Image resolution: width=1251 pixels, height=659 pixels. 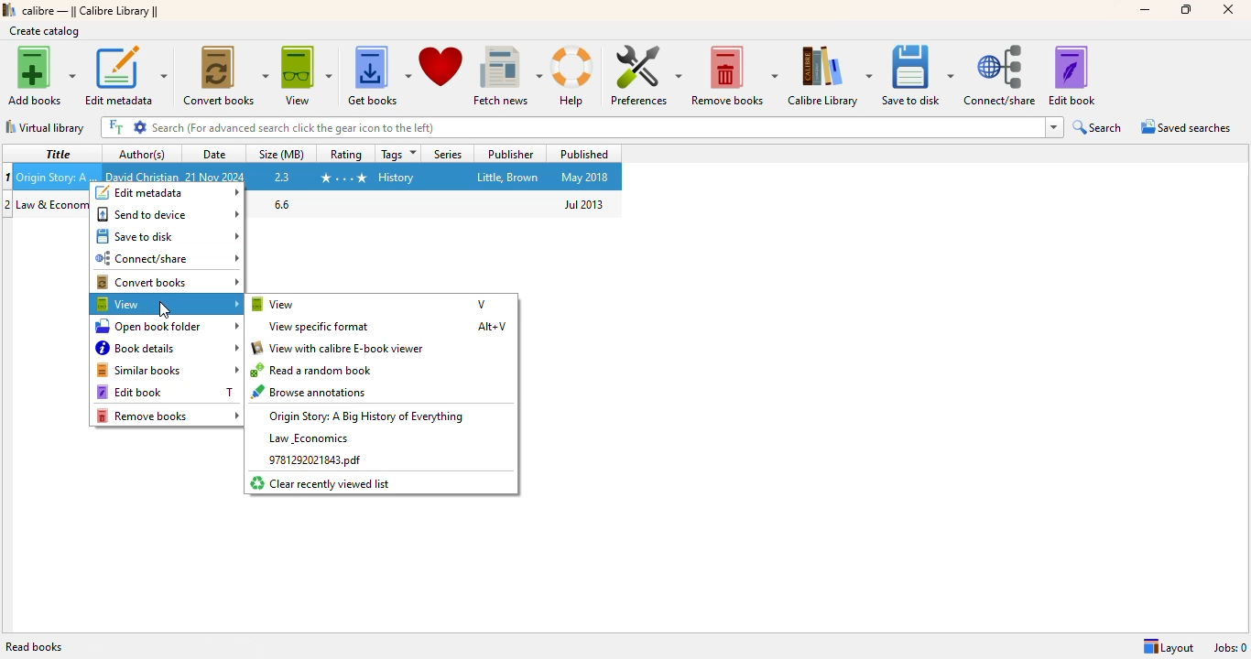 I want to click on open book folder, so click(x=167, y=326).